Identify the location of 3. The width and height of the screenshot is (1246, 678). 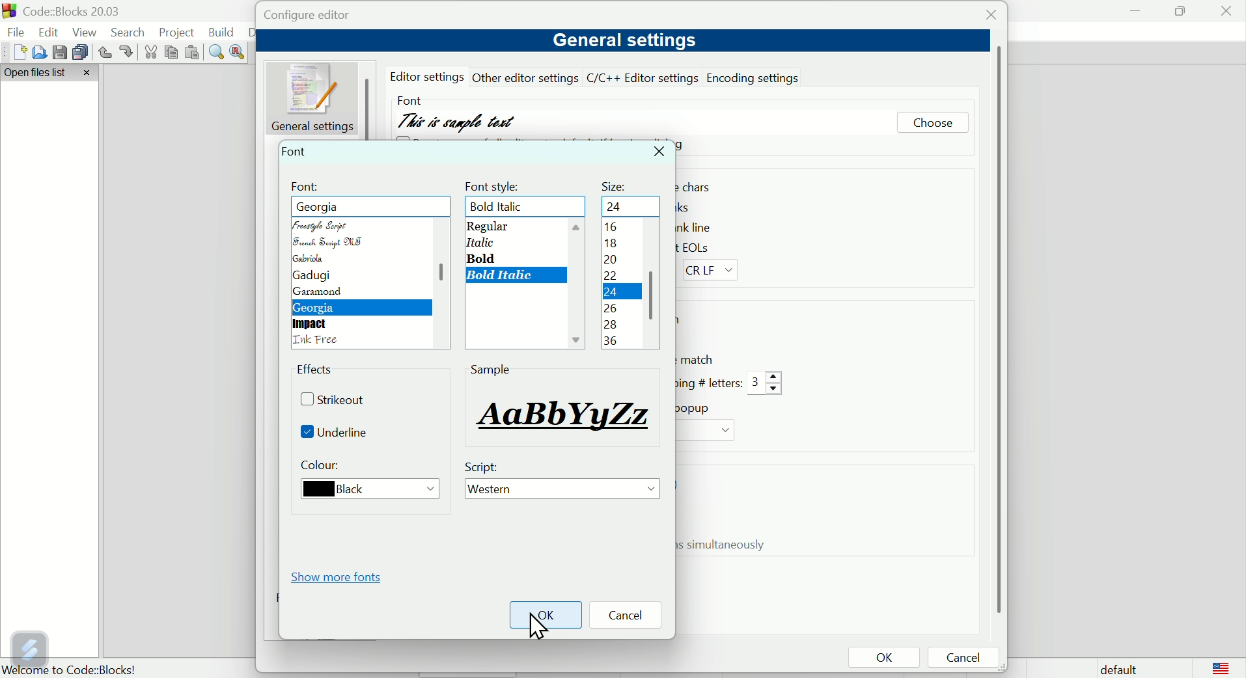
(766, 384).